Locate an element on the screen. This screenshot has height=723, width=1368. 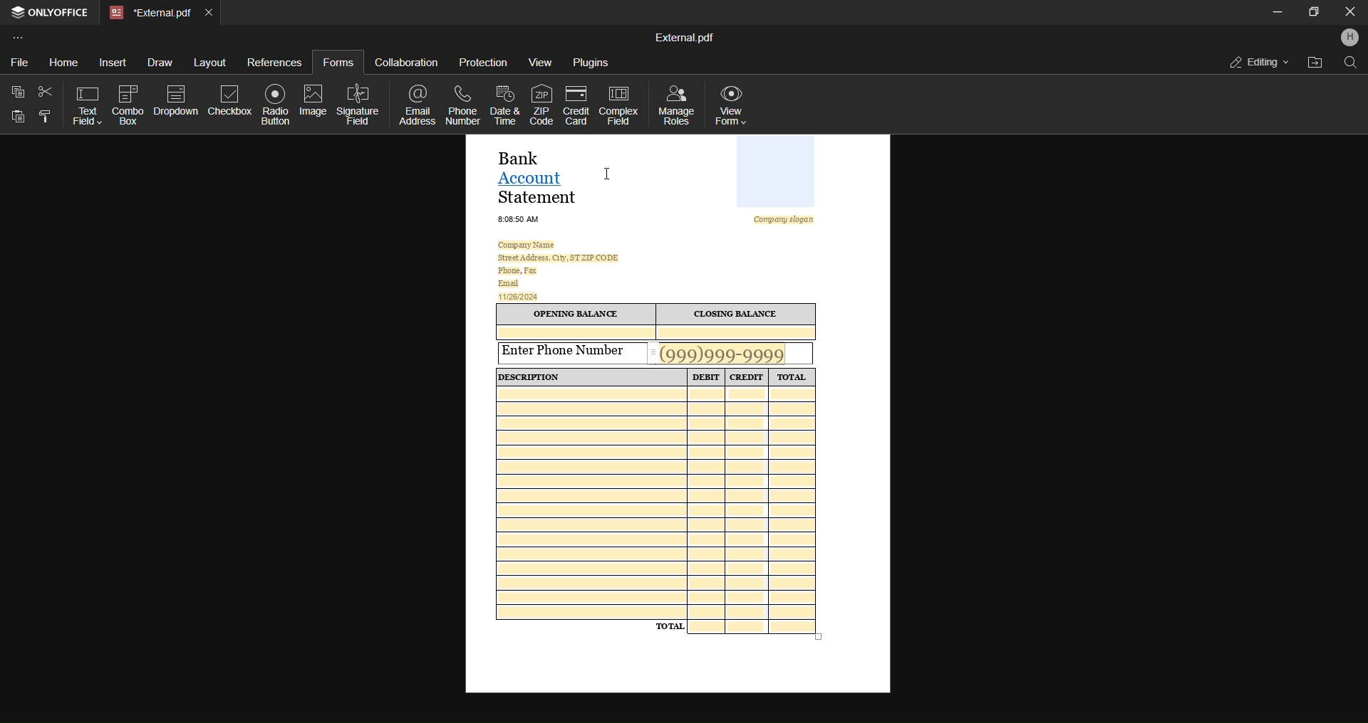
complex field is located at coordinates (621, 106).